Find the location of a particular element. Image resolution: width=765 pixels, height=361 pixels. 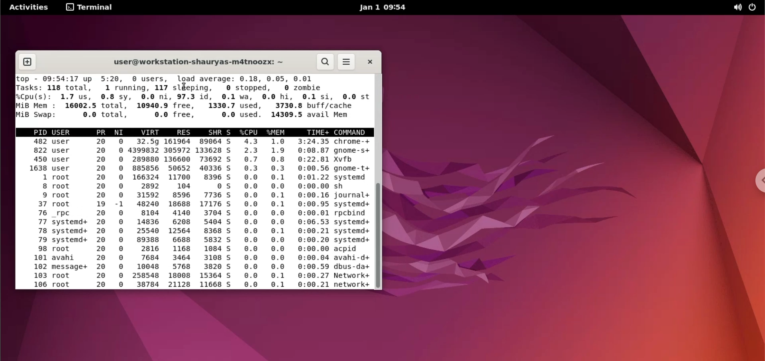

command  is located at coordinates (353, 214).